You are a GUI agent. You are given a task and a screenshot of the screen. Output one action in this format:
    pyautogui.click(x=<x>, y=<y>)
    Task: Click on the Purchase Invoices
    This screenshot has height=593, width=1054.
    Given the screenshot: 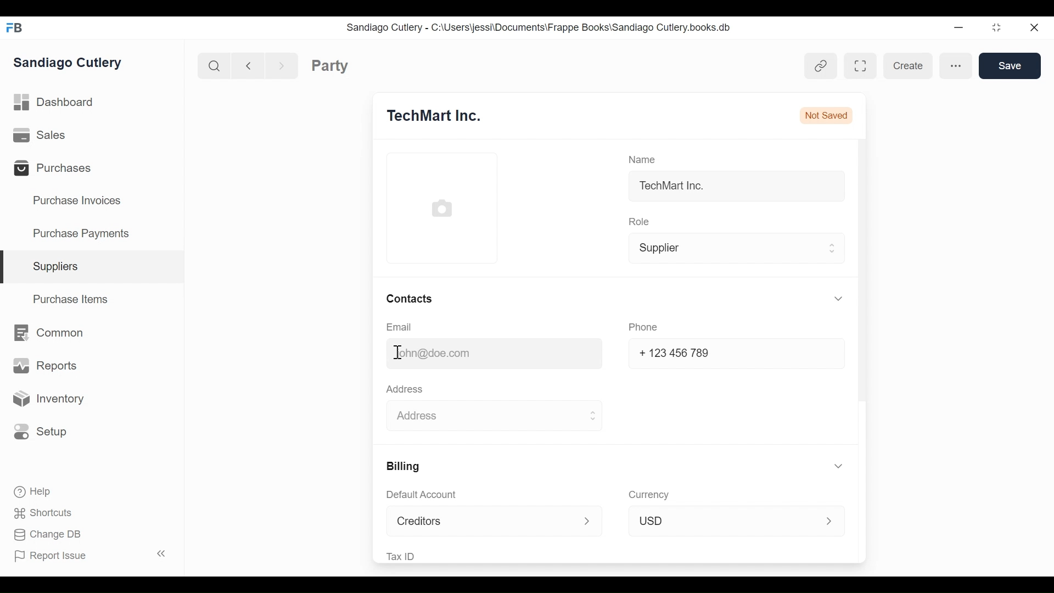 What is the action you would take?
    pyautogui.click(x=80, y=202)
    